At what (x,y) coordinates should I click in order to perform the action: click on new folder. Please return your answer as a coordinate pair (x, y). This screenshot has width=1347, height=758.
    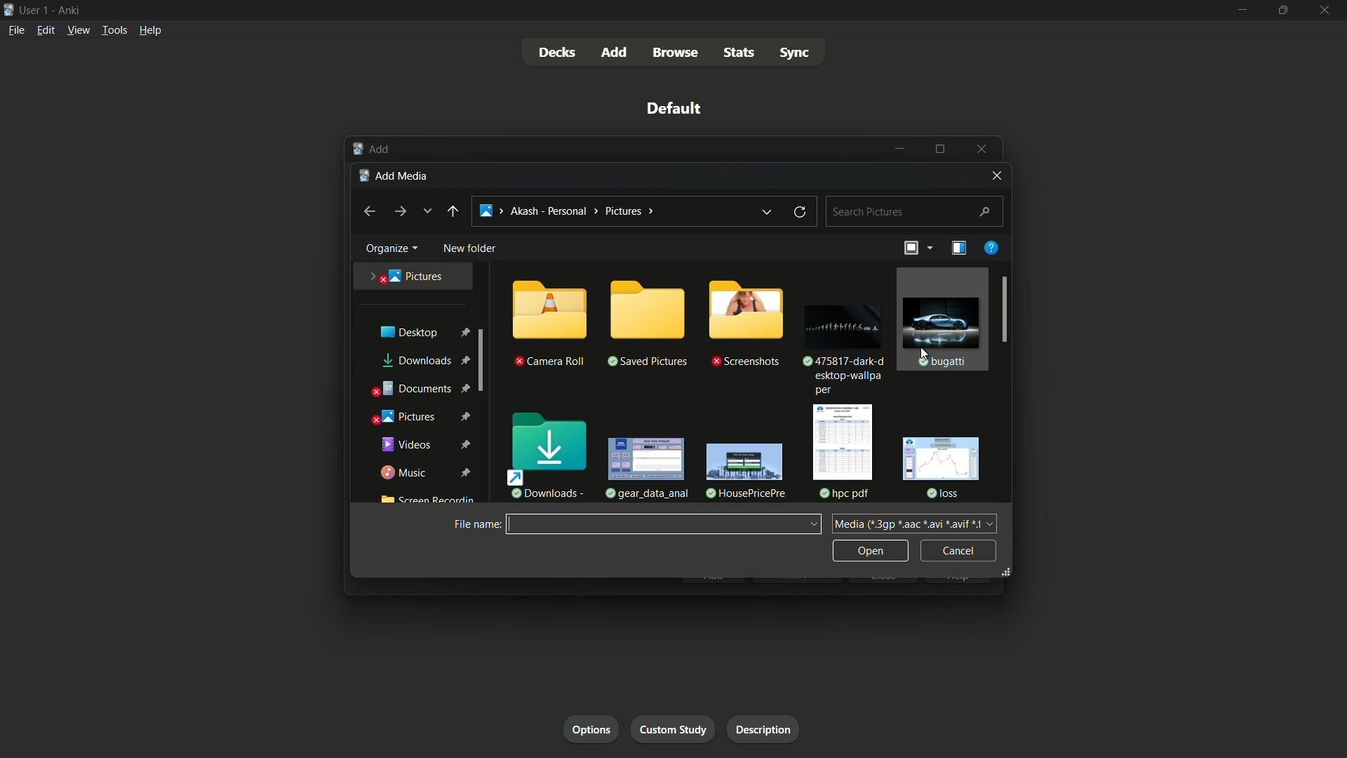
    Looking at the image, I should click on (471, 249).